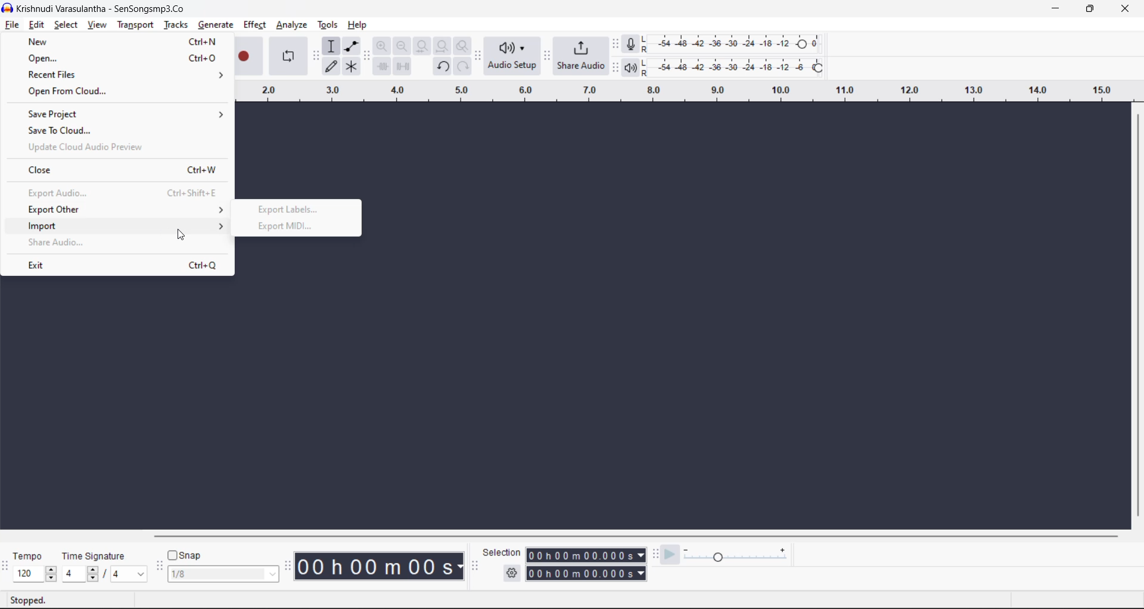 Image resolution: width=1144 pixels, height=609 pixels. What do you see at coordinates (35, 574) in the screenshot?
I see `speed selector` at bounding box center [35, 574].